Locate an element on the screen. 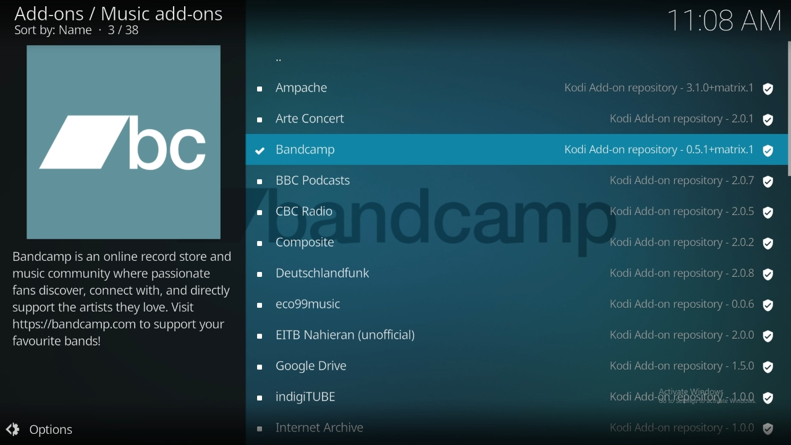  addon is located at coordinates (512, 119).